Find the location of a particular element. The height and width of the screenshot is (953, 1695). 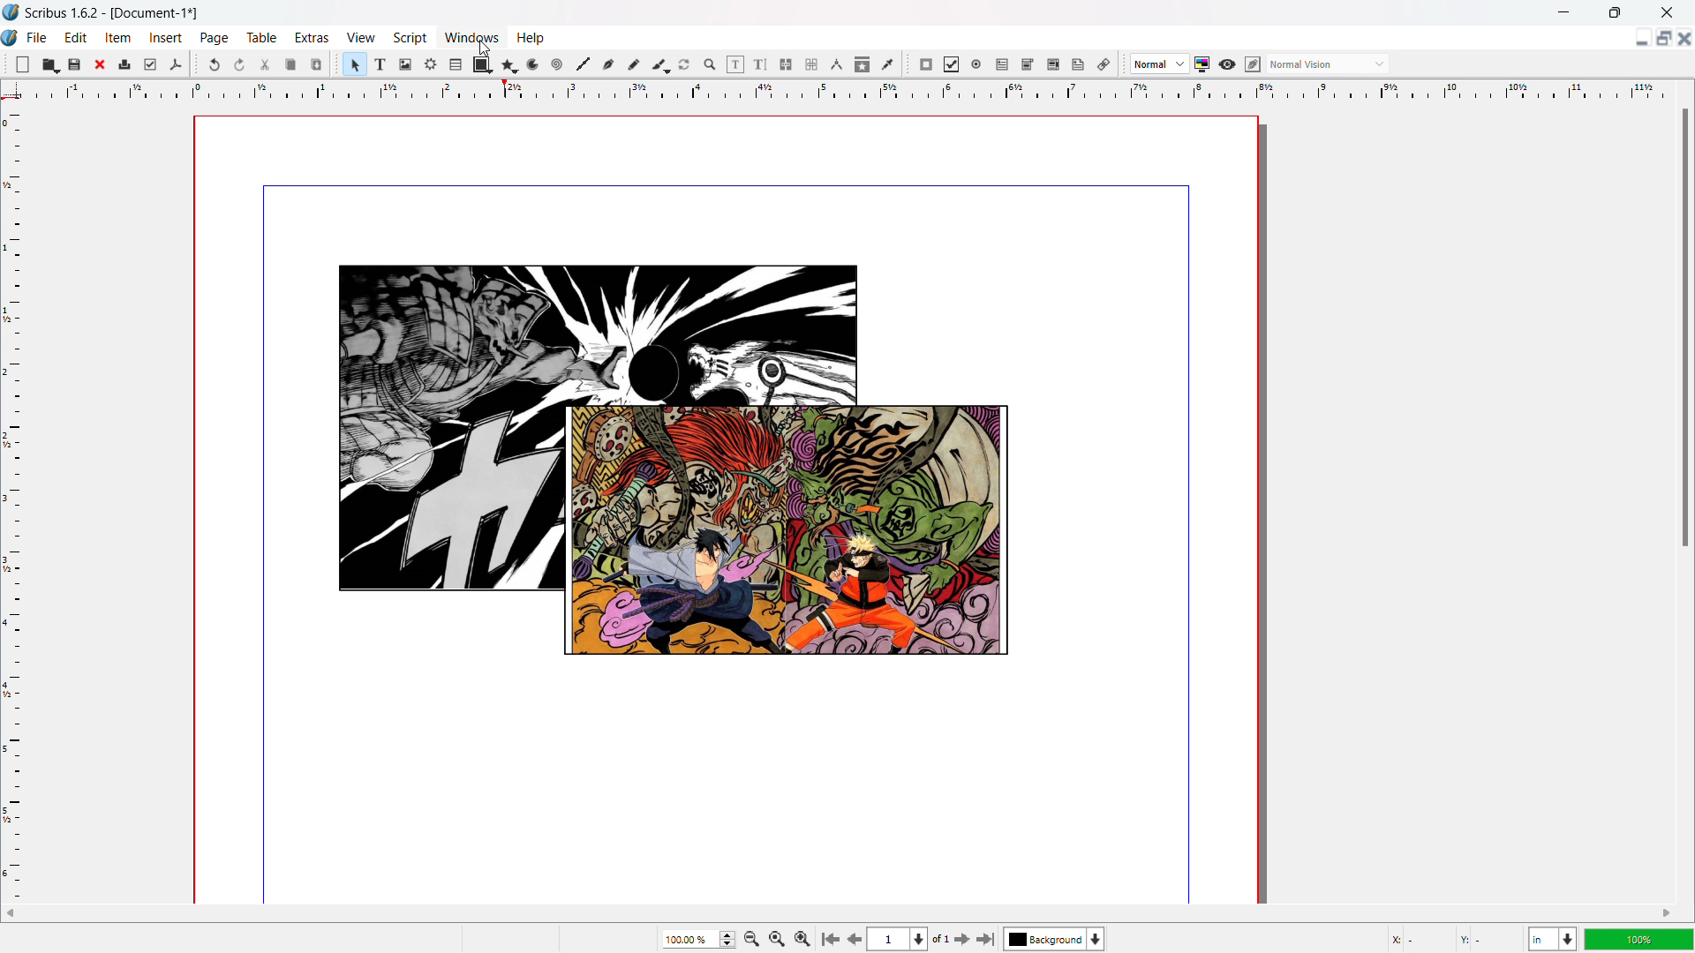

view is located at coordinates (360, 37).